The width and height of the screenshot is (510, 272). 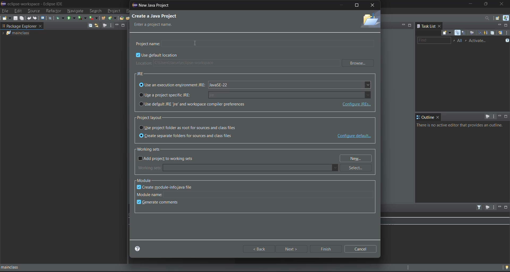 What do you see at coordinates (507, 25) in the screenshot?
I see `maximize` at bounding box center [507, 25].